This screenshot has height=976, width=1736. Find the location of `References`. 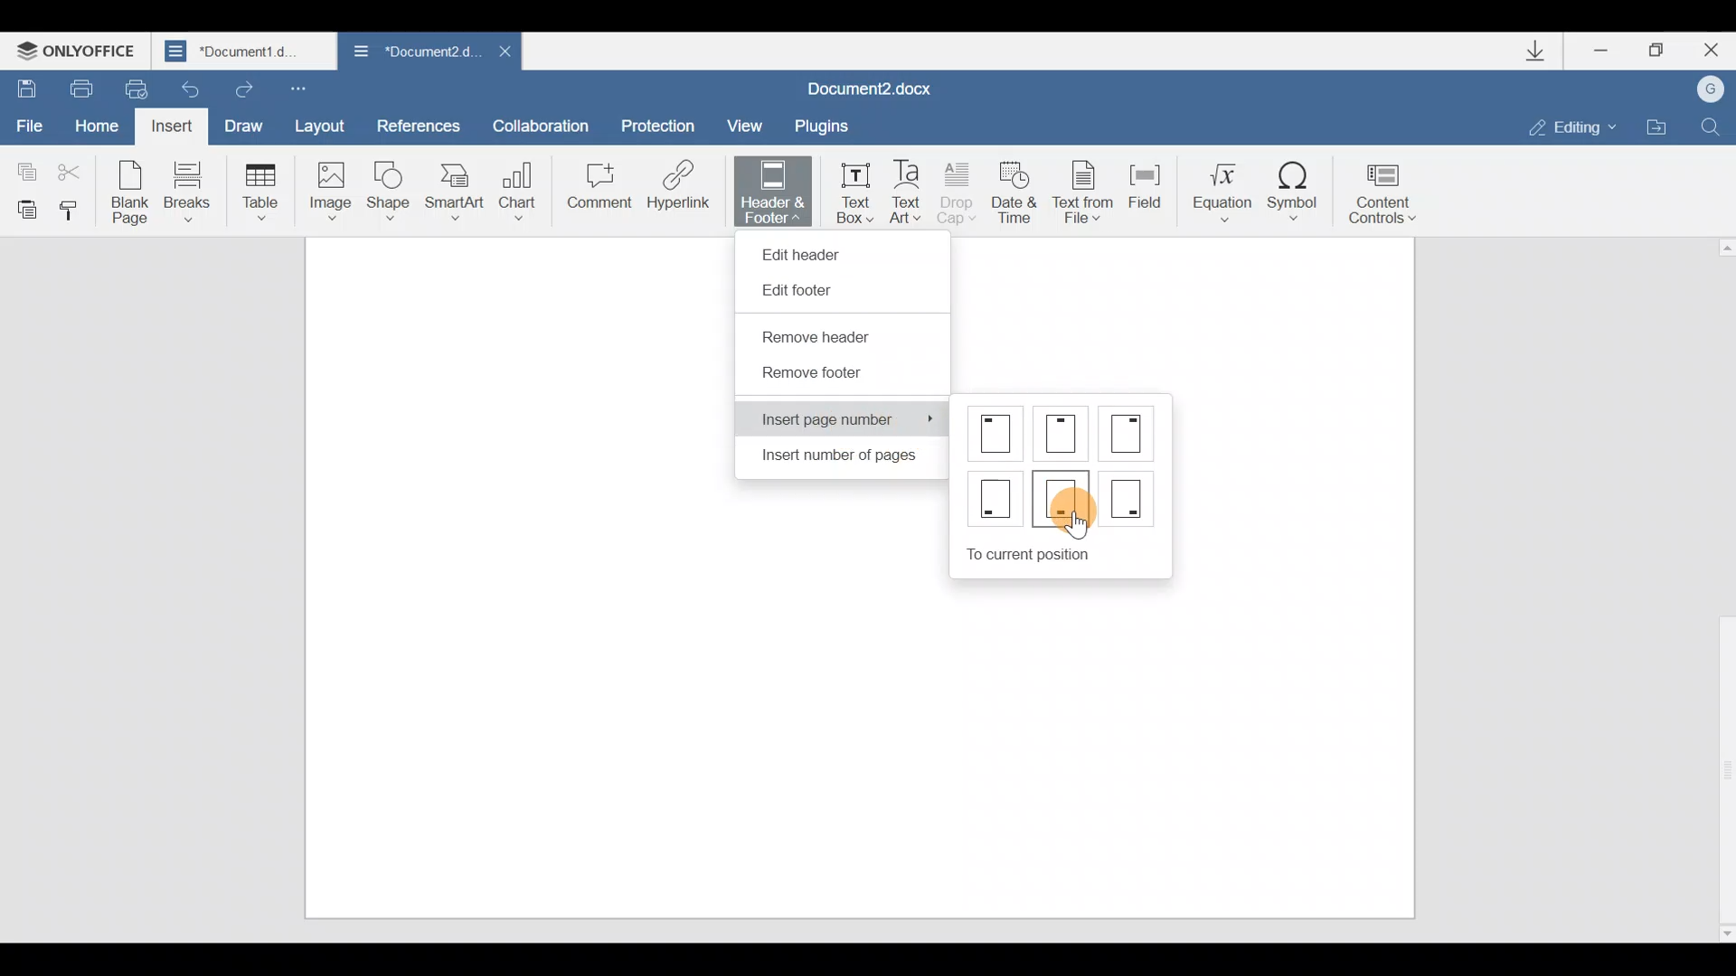

References is located at coordinates (420, 125).